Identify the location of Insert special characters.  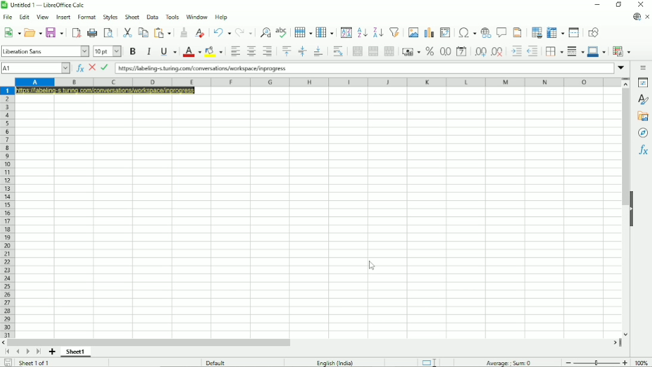
(466, 33).